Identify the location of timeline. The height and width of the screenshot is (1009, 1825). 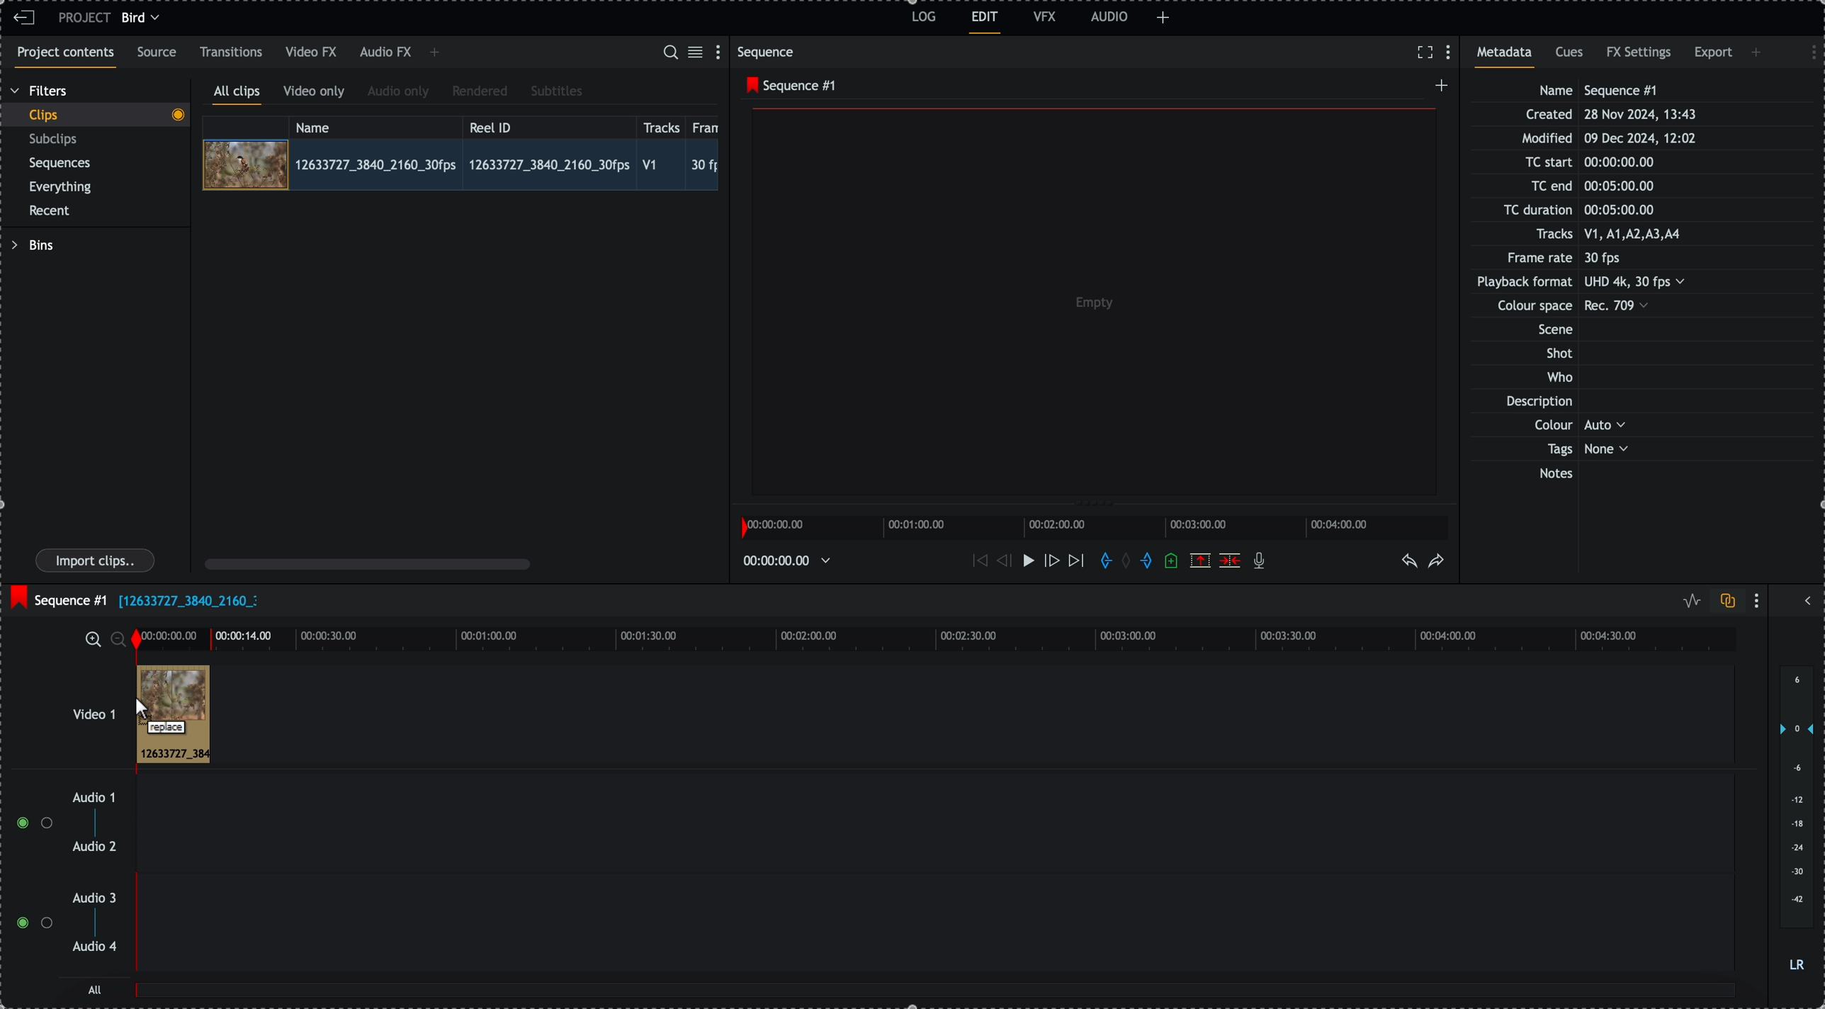
(933, 638).